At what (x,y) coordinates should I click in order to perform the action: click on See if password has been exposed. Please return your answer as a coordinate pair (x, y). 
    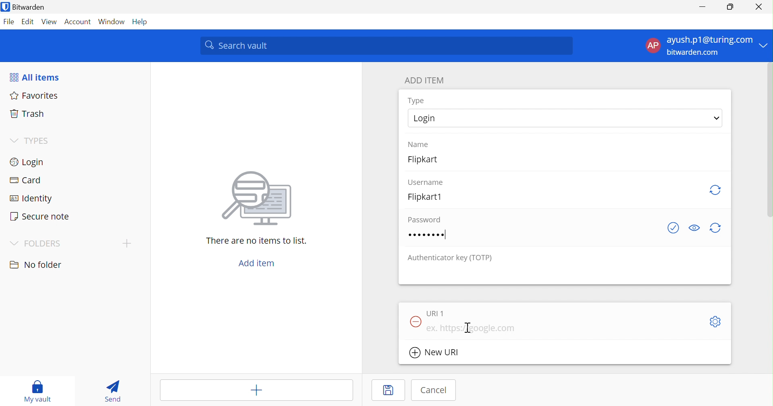
    Looking at the image, I should click on (673, 228).